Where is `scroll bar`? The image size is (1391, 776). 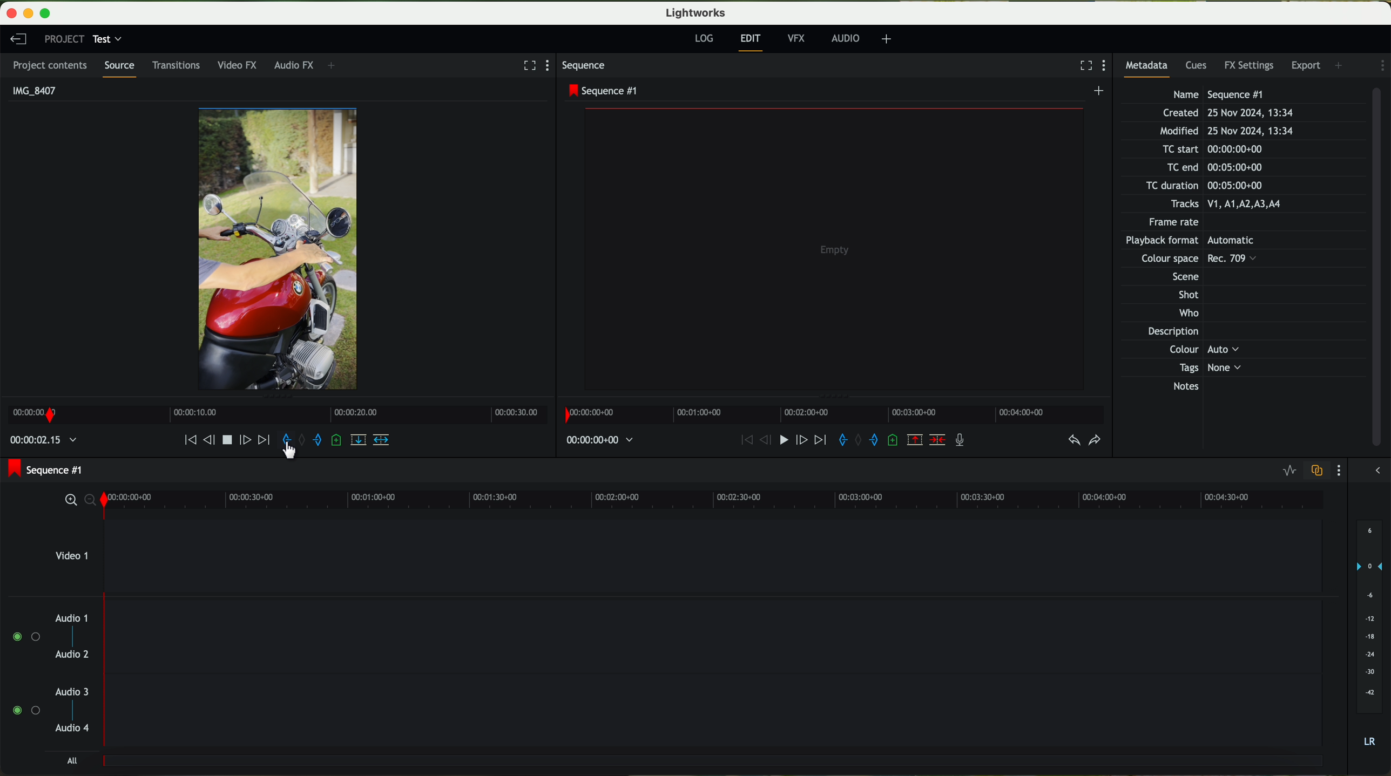 scroll bar is located at coordinates (1381, 268).